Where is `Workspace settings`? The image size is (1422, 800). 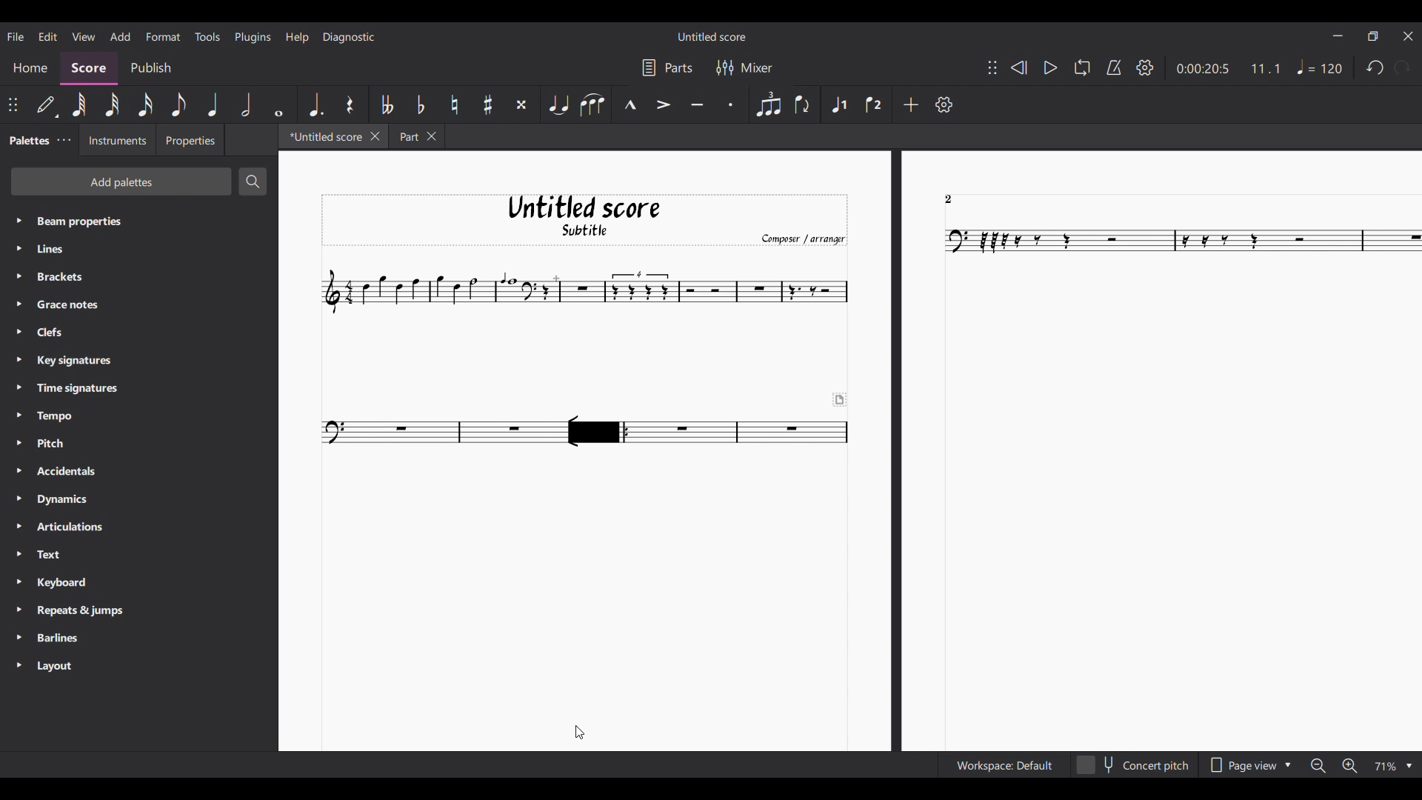 Workspace settings is located at coordinates (1004, 765).